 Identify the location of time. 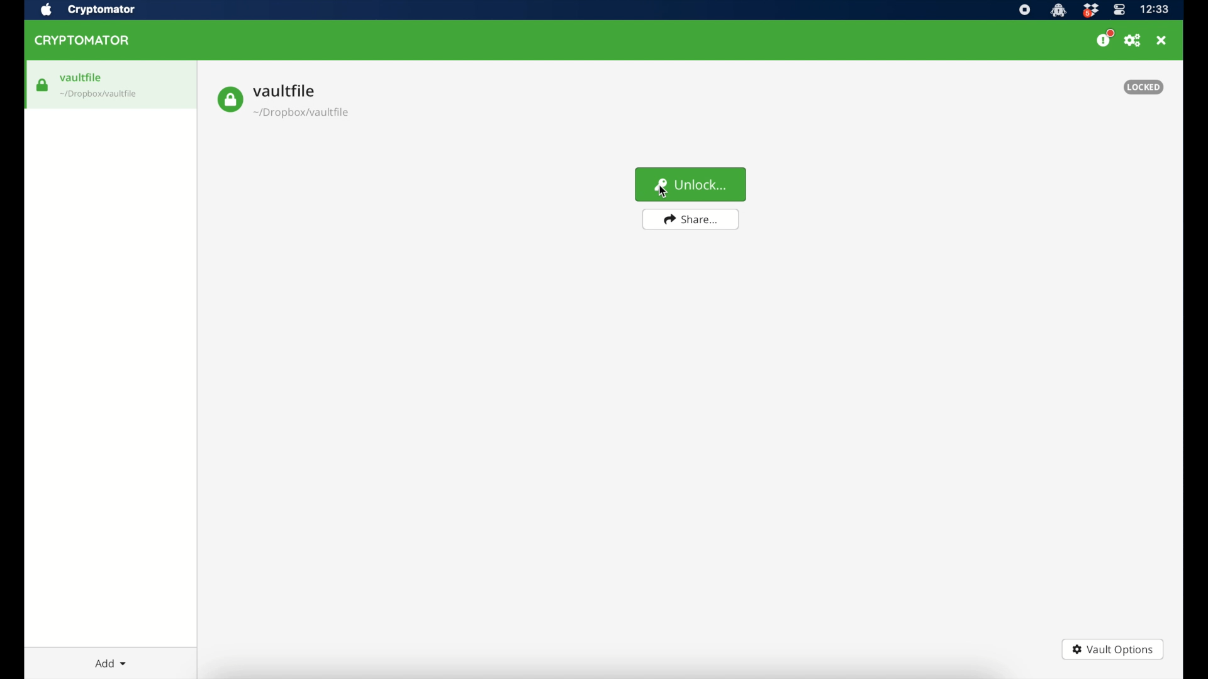
(1156, 9).